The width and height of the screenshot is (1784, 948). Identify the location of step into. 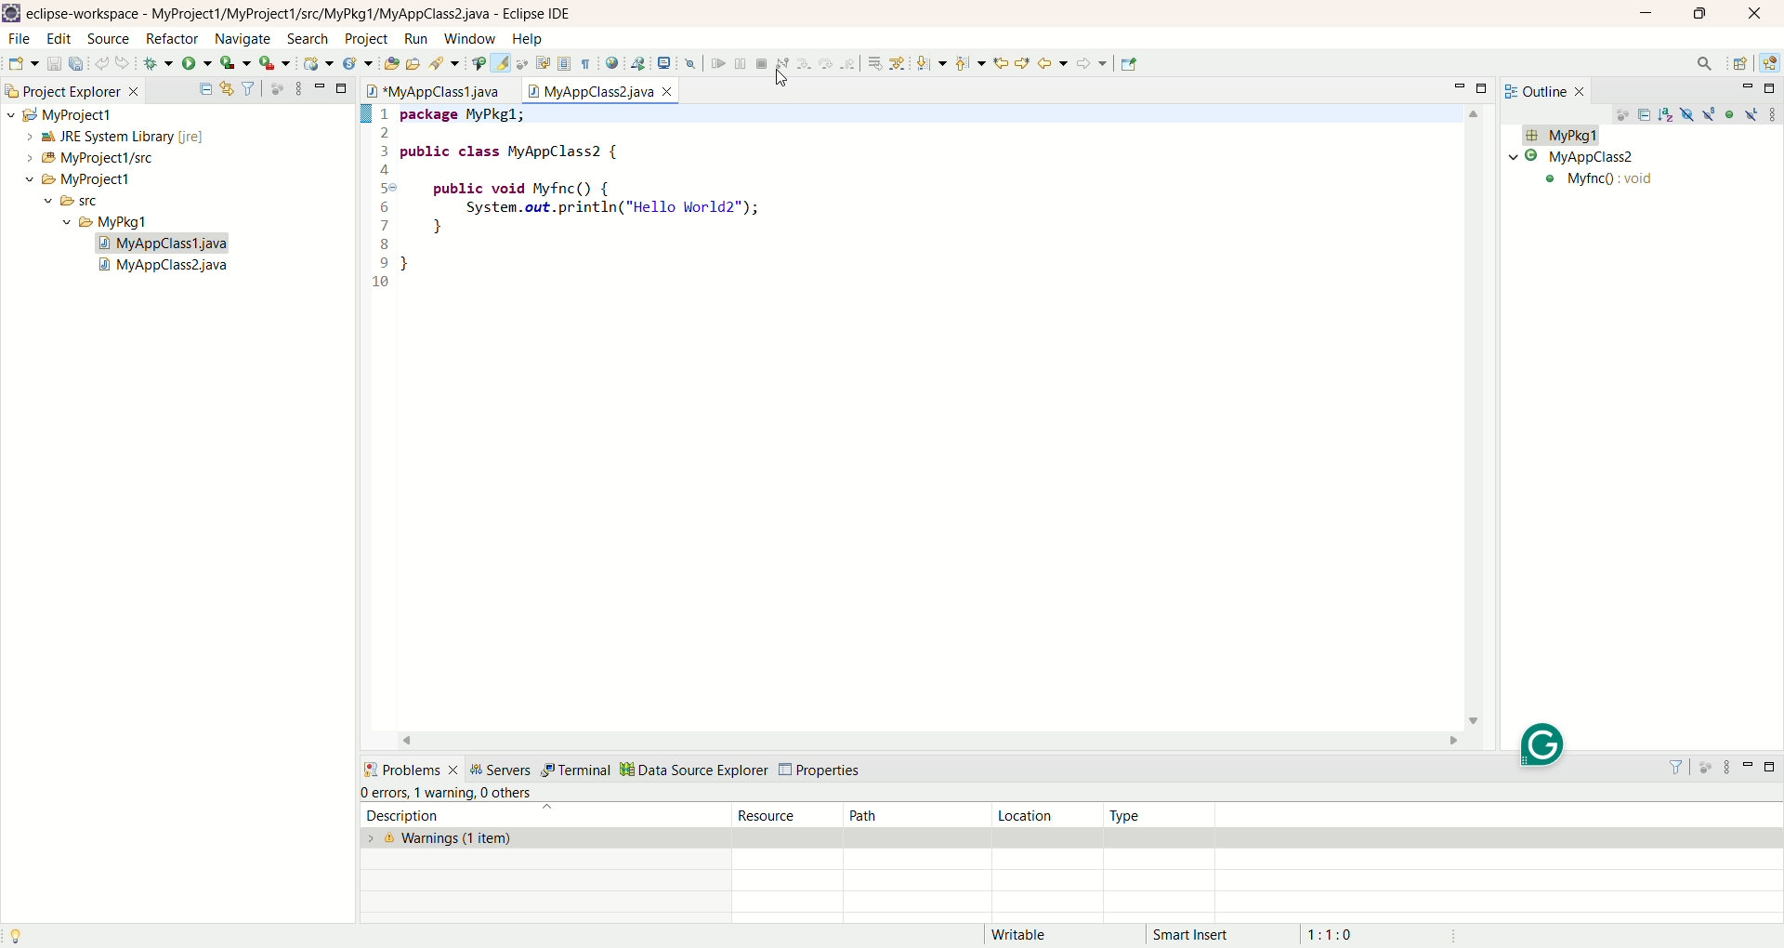
(804, 65).